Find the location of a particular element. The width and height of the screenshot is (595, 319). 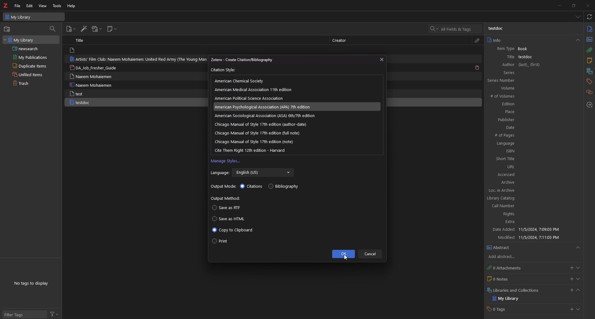

collection and libraries is located at coordinates (589, 72).